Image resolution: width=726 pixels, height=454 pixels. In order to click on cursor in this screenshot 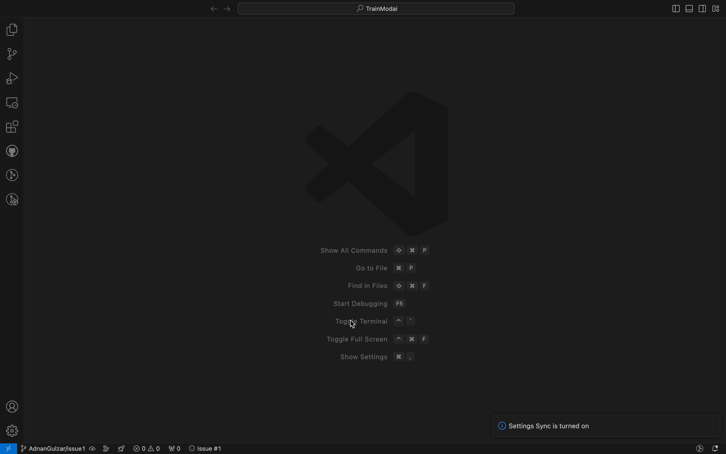, I will do `click(356, 324)`.